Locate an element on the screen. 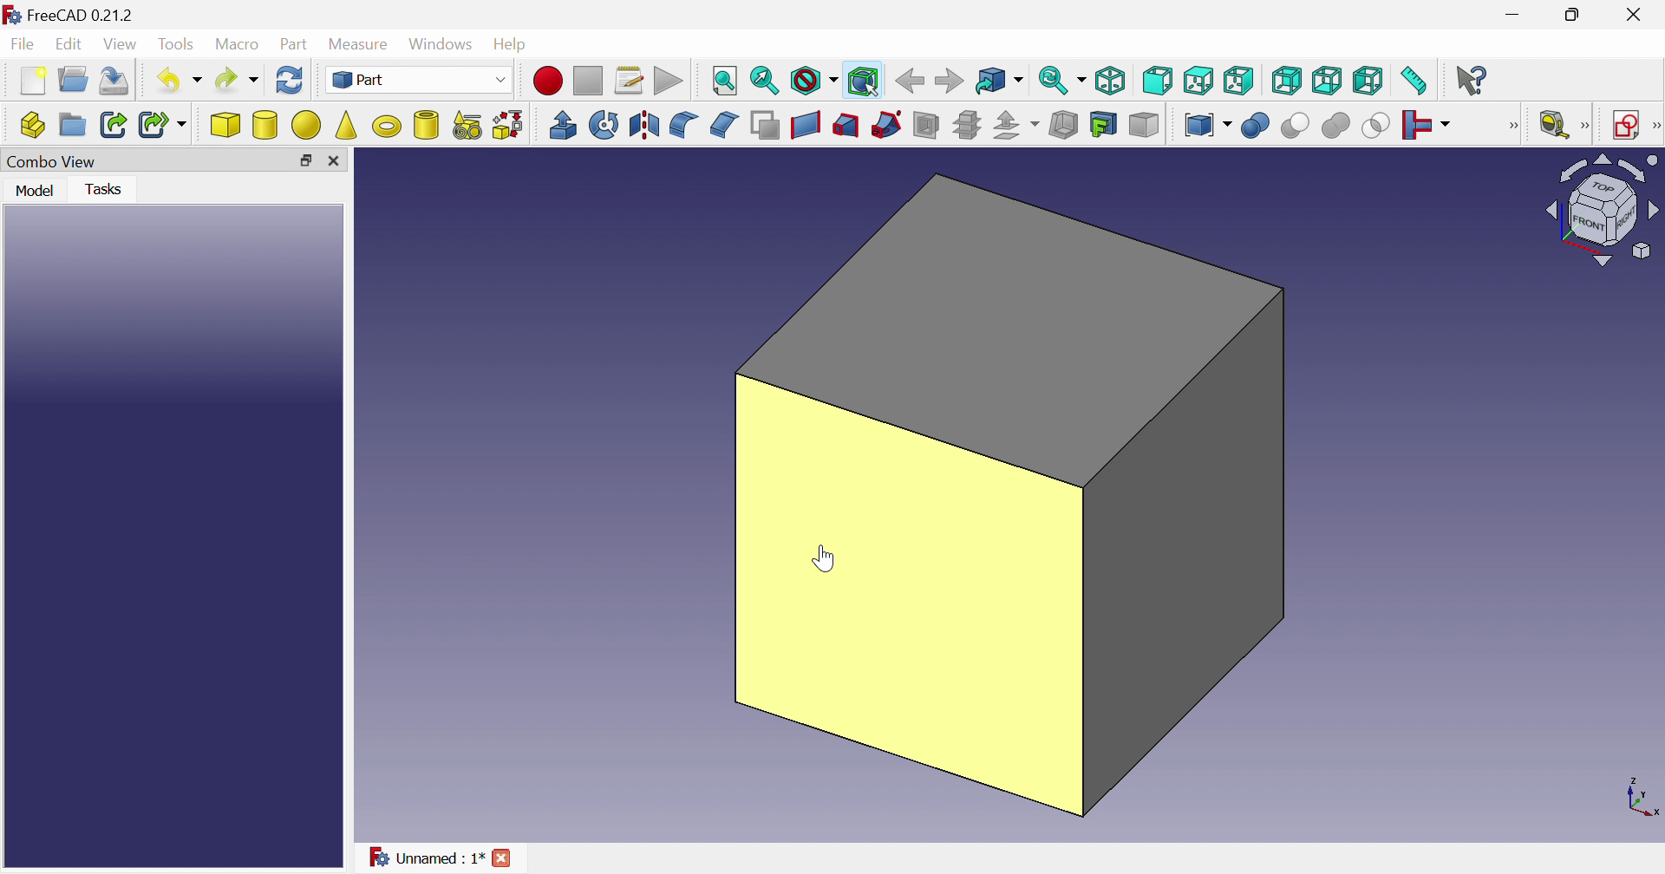  View is located at coordinates (123, 44).